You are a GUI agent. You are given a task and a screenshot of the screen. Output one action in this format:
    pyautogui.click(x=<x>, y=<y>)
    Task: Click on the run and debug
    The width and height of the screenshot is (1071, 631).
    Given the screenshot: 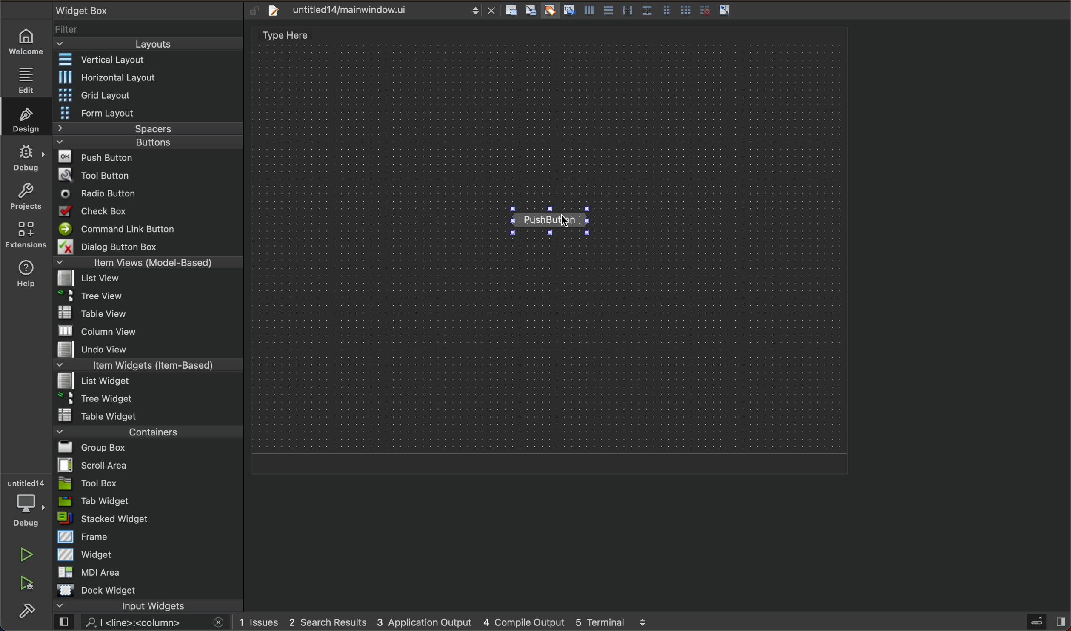 What is the action you would take?
    pyautogui.click(x=27, y=584)
    